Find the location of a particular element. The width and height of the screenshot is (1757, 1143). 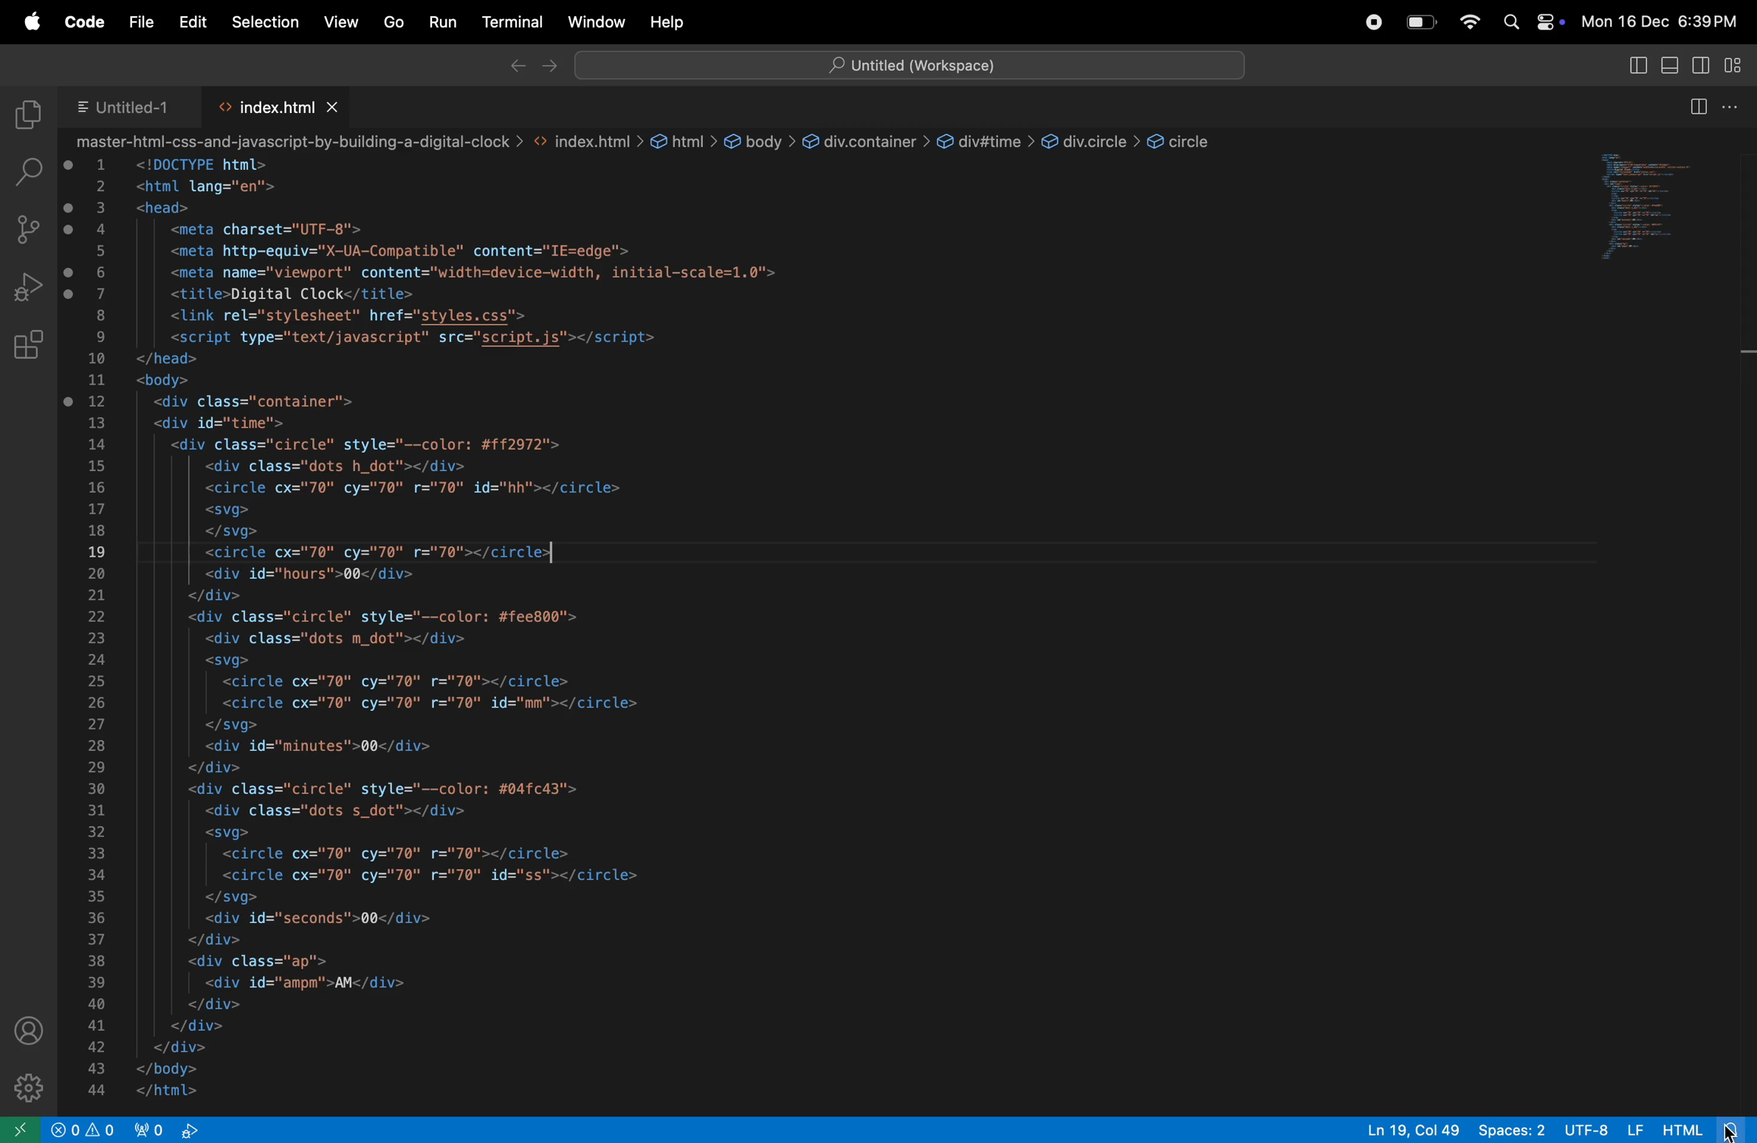

date and time is located at coordinates (1663, 20).